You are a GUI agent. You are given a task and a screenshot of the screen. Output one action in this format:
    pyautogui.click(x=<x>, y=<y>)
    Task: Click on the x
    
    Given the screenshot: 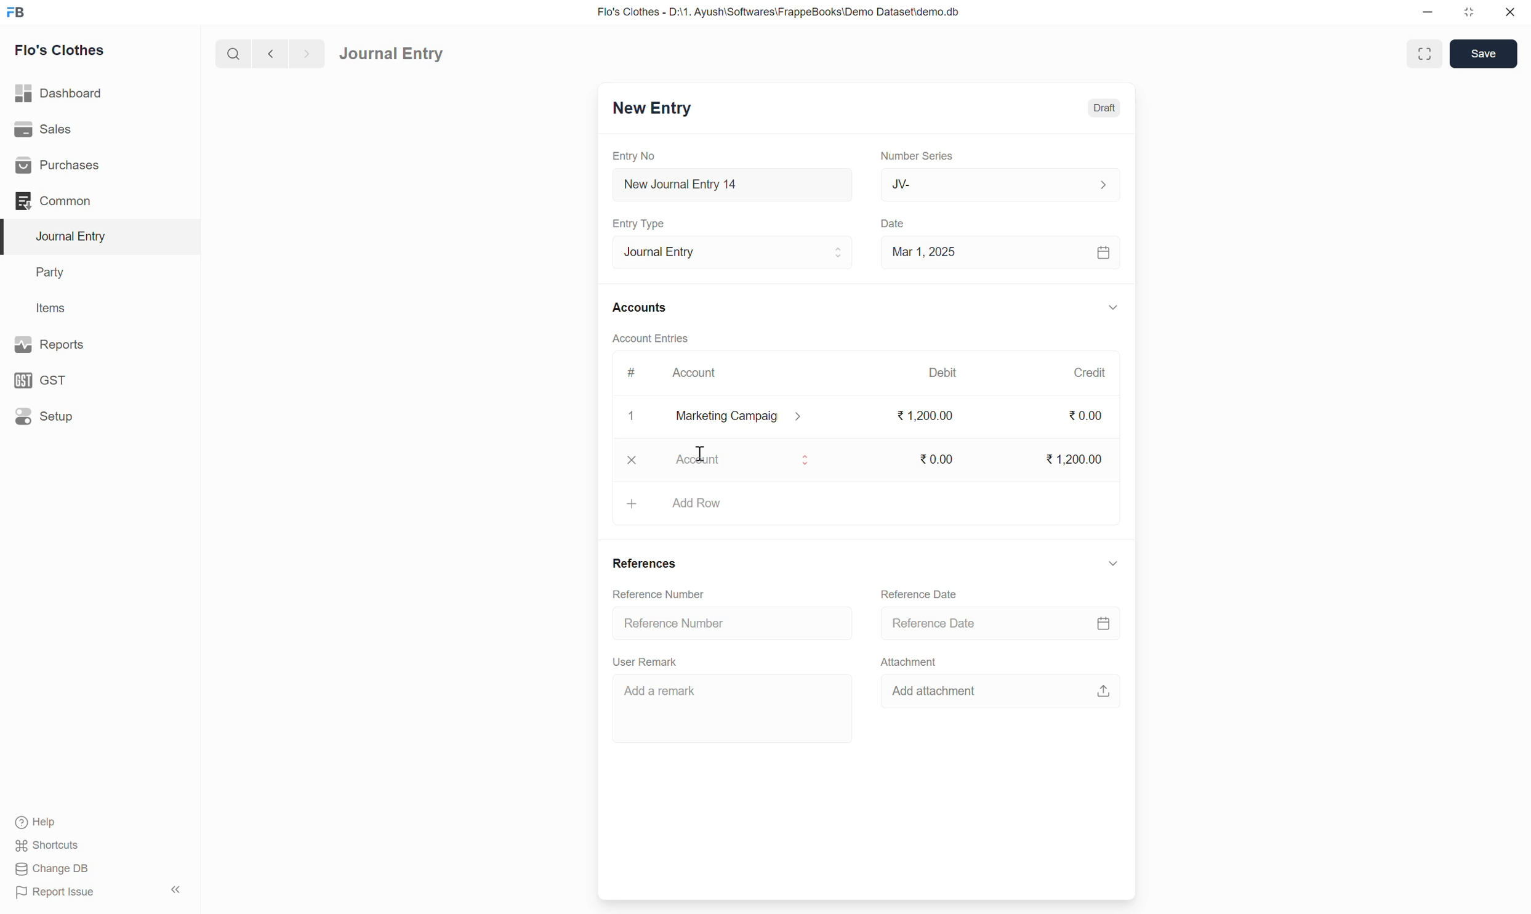 What is the action you would take?
    pyautogui.click(x=633, y=416)
    